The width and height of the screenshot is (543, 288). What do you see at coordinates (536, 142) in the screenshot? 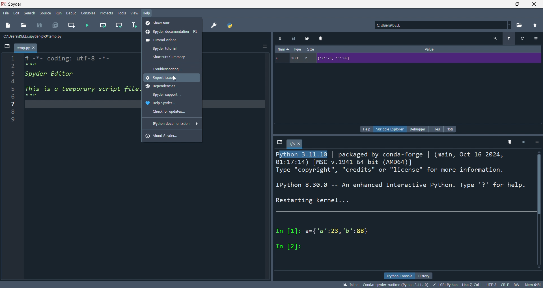
I see `Settings` at bounding box center [536, 142].